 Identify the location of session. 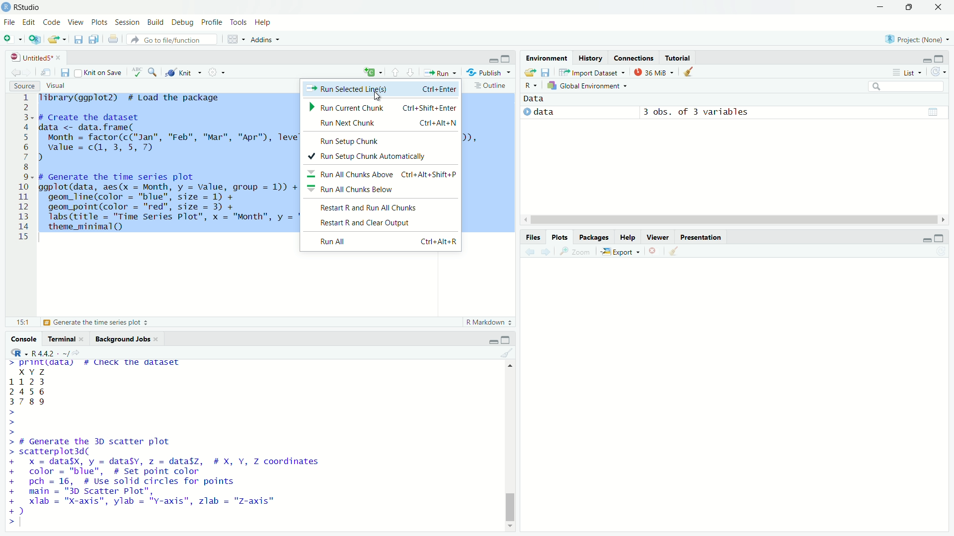
(128, 23).